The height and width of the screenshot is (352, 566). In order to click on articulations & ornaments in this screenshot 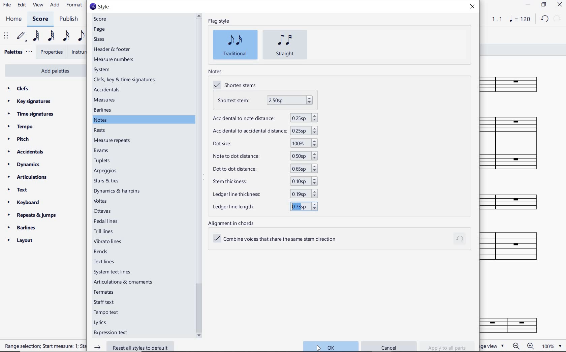, I will do `click(123, 281)`.